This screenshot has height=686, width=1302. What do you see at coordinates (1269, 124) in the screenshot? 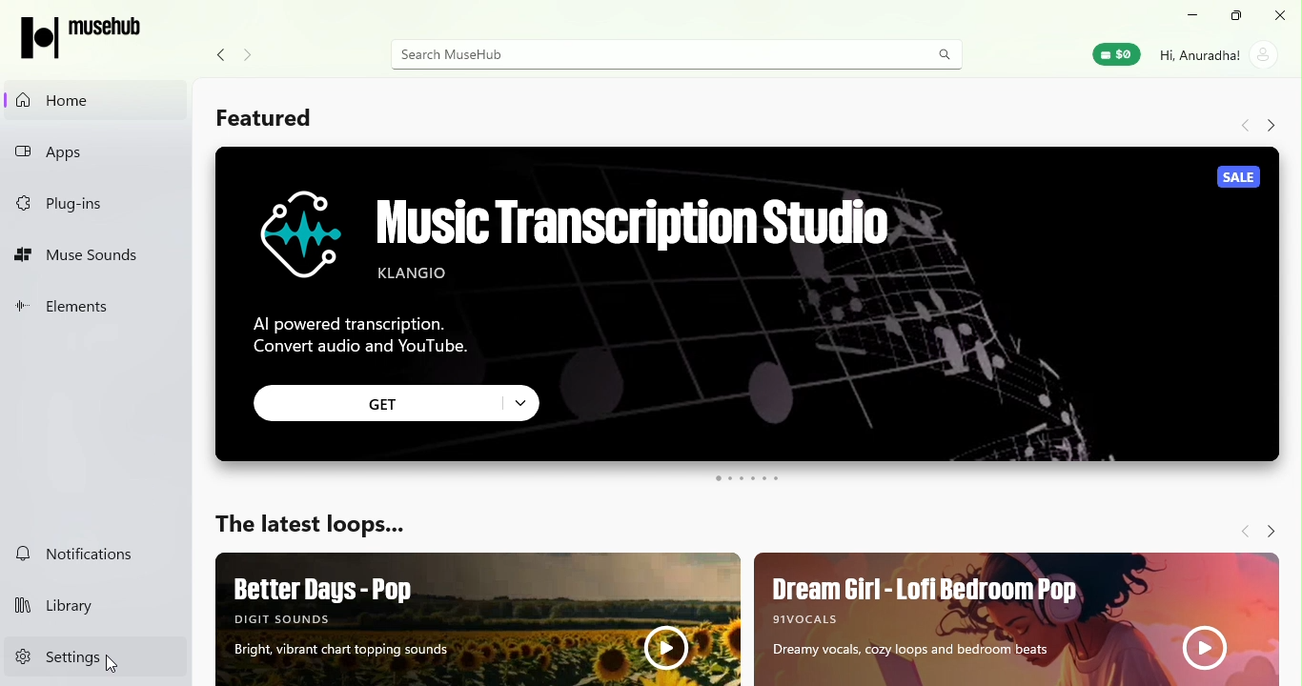
I see `Navigate forward` at bounding box center [1269, 124].